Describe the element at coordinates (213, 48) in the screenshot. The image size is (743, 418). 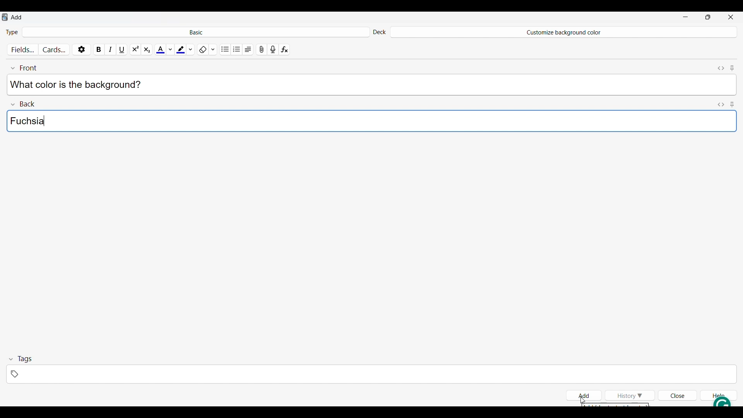
I see `Formatting options` at that location.